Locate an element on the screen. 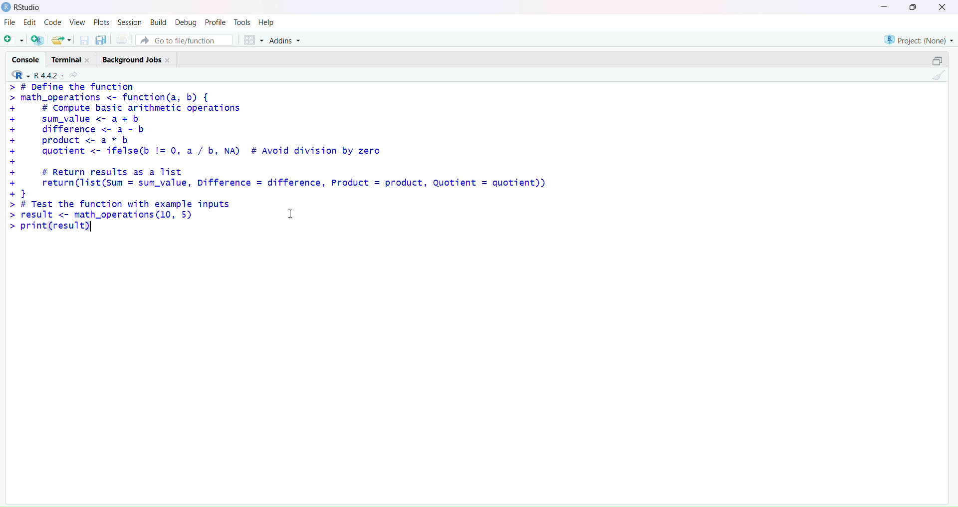 The image size is (958, 507). View is located at coordinates (77, 22).